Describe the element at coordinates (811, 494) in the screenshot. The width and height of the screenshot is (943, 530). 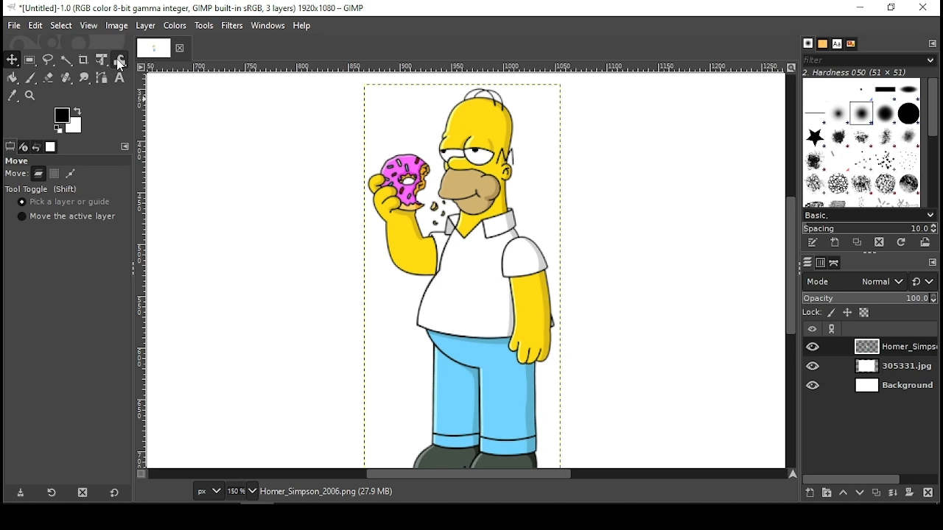
I see `create a new layer` at that location.